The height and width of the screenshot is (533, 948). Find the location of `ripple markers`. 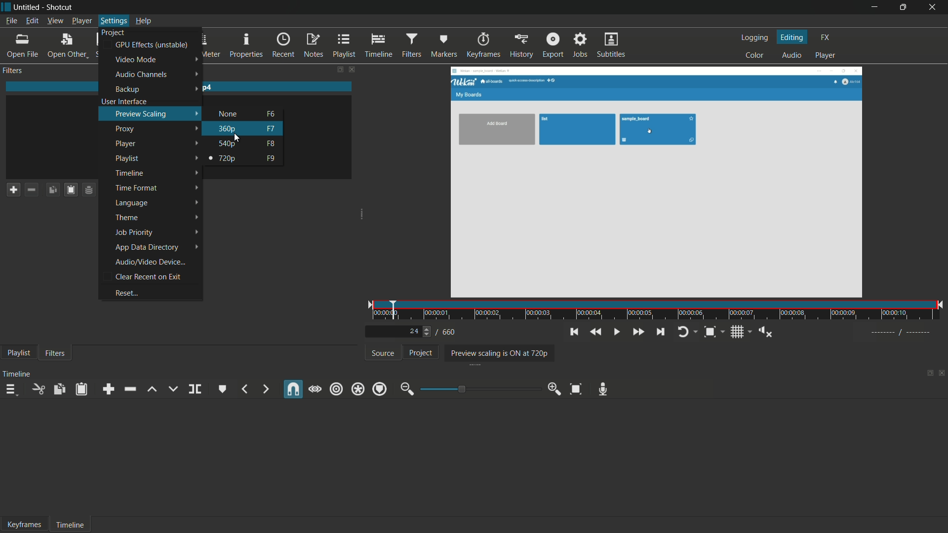

ripple markers is located at coordinates (380, 389).